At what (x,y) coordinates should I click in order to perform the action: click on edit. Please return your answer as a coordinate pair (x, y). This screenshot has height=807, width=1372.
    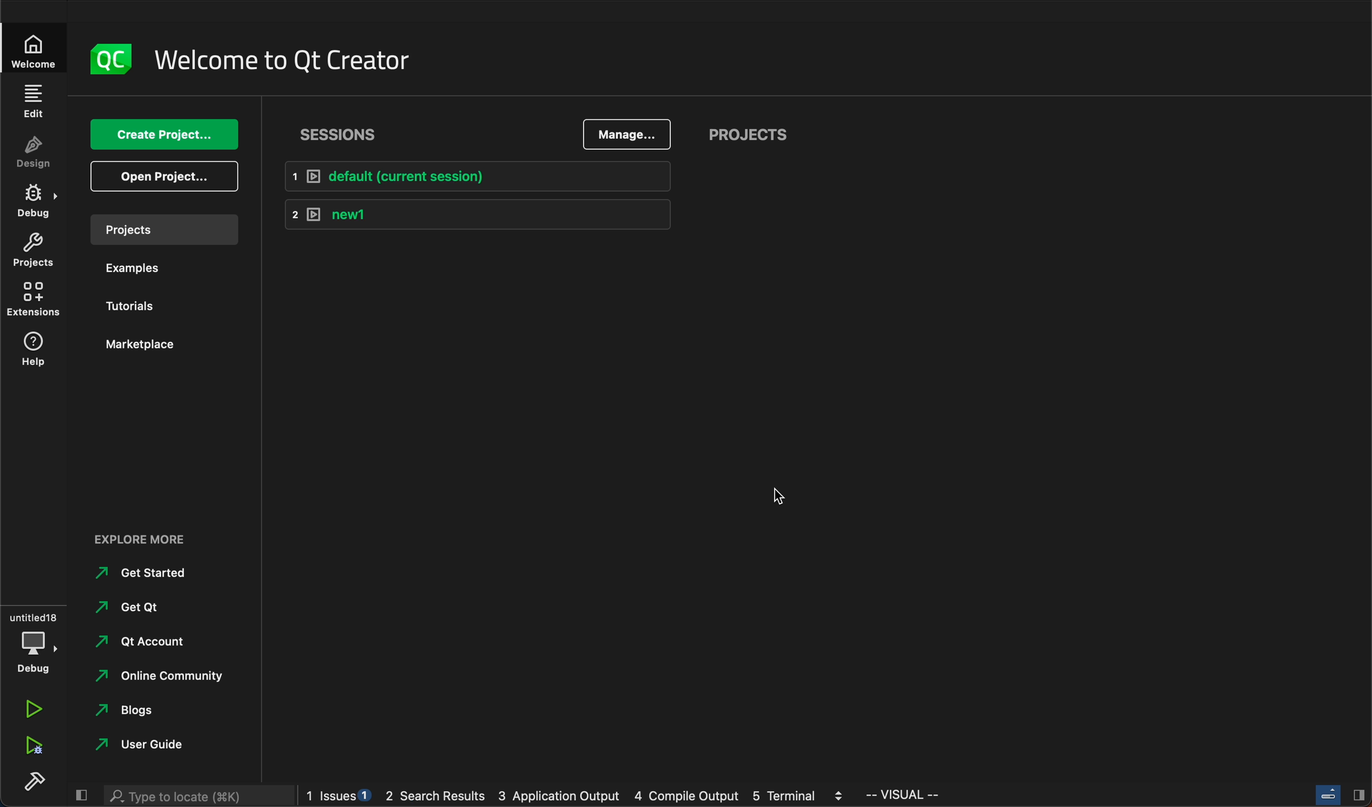
    Looking at the image, I should click on (35, 100).